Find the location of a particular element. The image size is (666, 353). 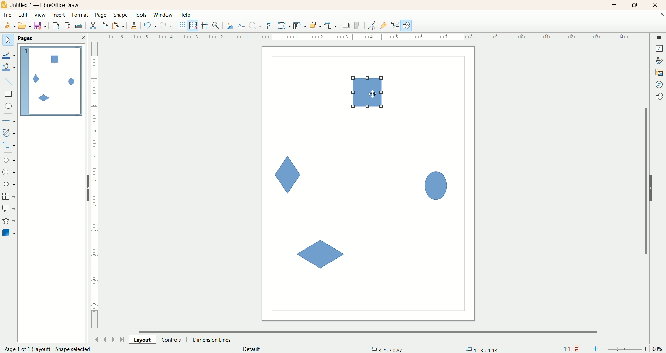

navigator is located at coordinates (659, 85).